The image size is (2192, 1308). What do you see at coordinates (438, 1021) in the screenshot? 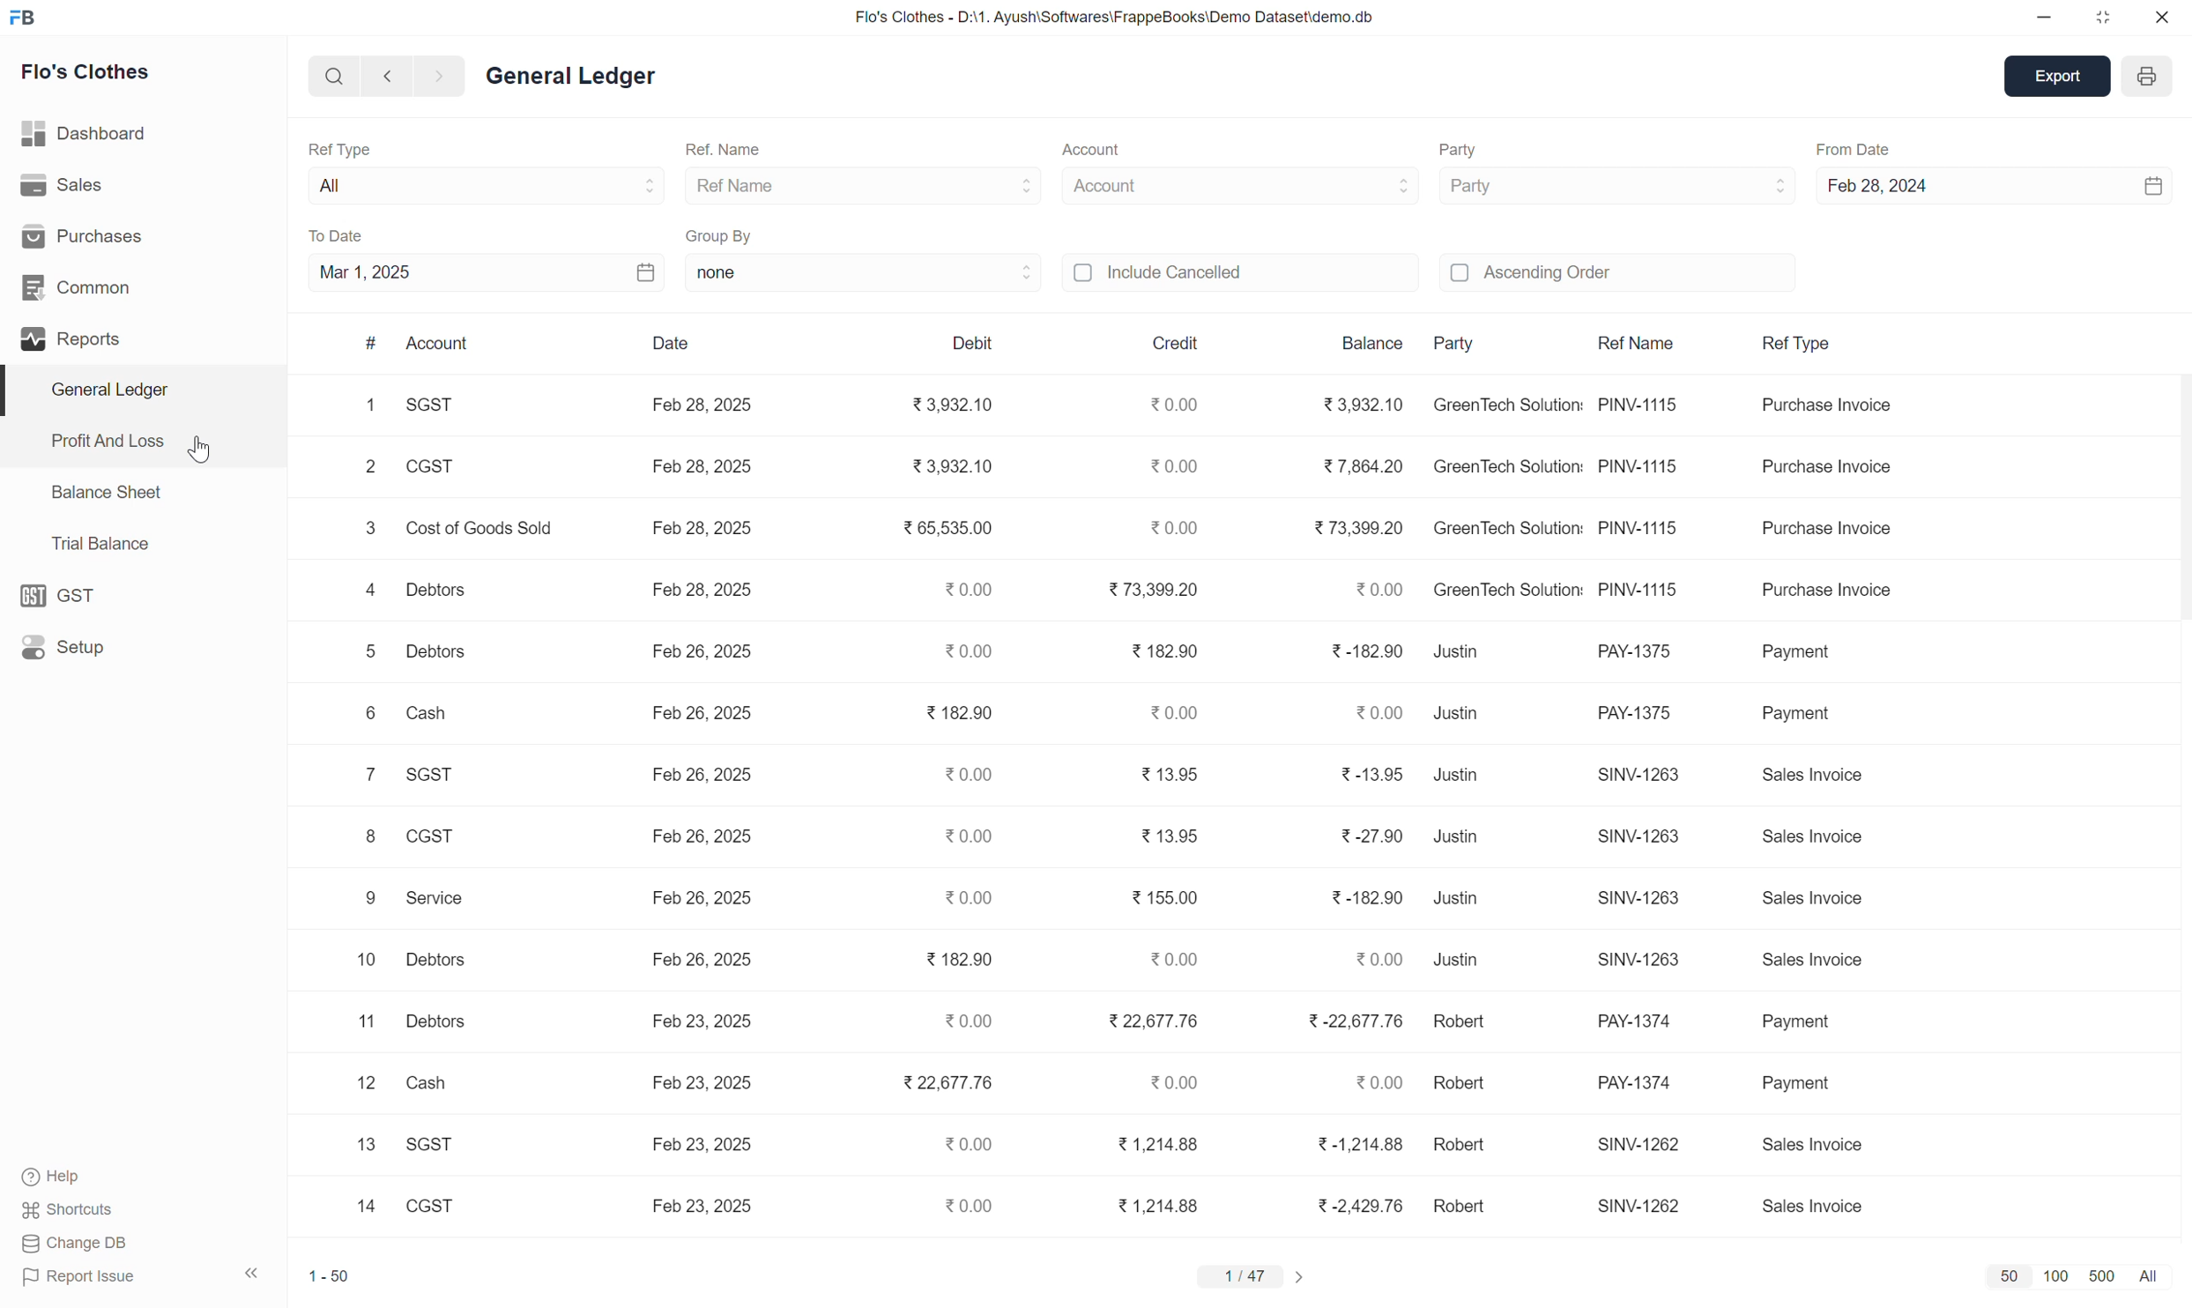
I see `Debtors` at bounding box center [438, 1021].